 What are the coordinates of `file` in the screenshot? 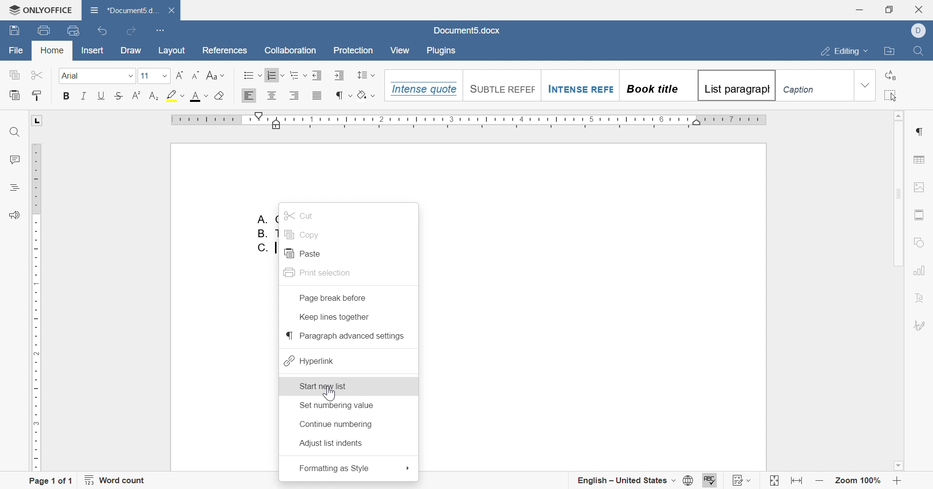 It's located at (16, 50).